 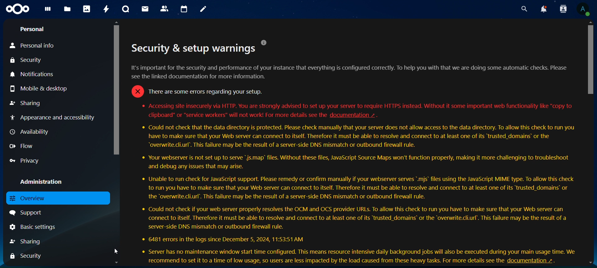 I want to click on help, so click(x=266, y=42).